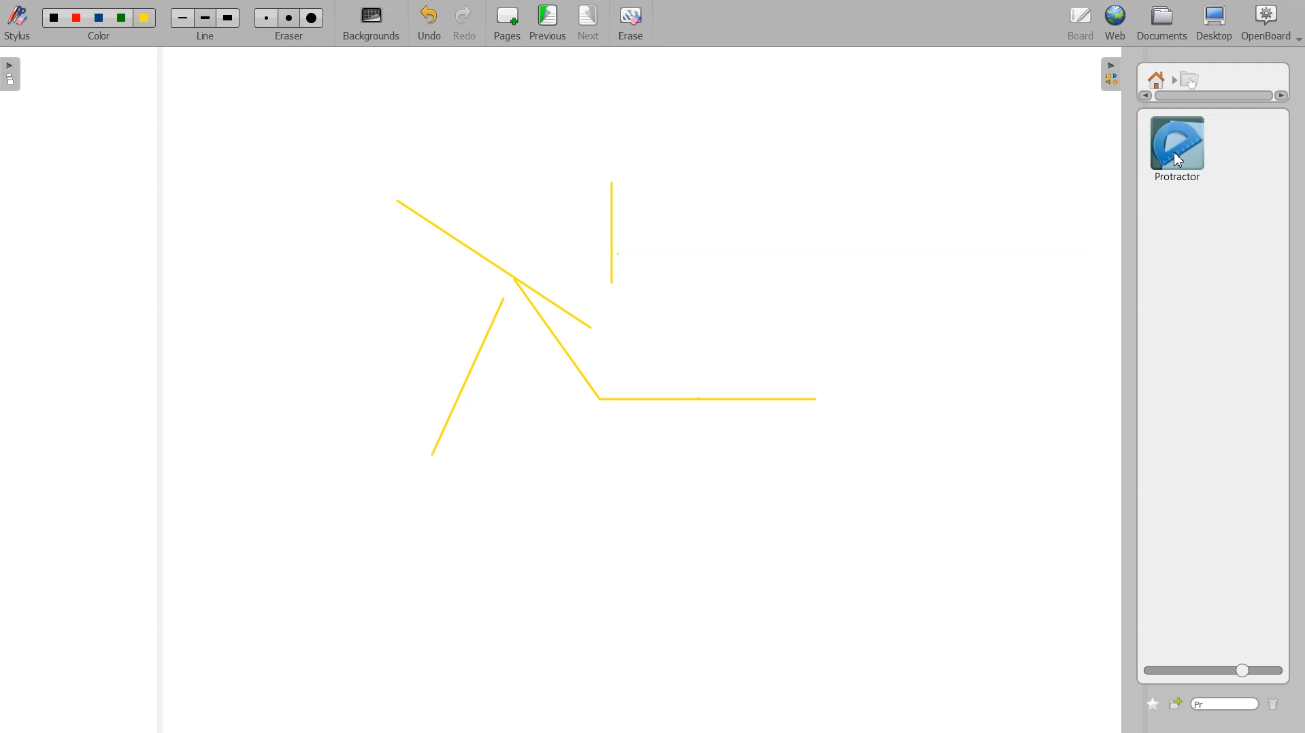  Describe the element at coordinates (1274, 705) in the screenshot. I see `Delete` at that location.